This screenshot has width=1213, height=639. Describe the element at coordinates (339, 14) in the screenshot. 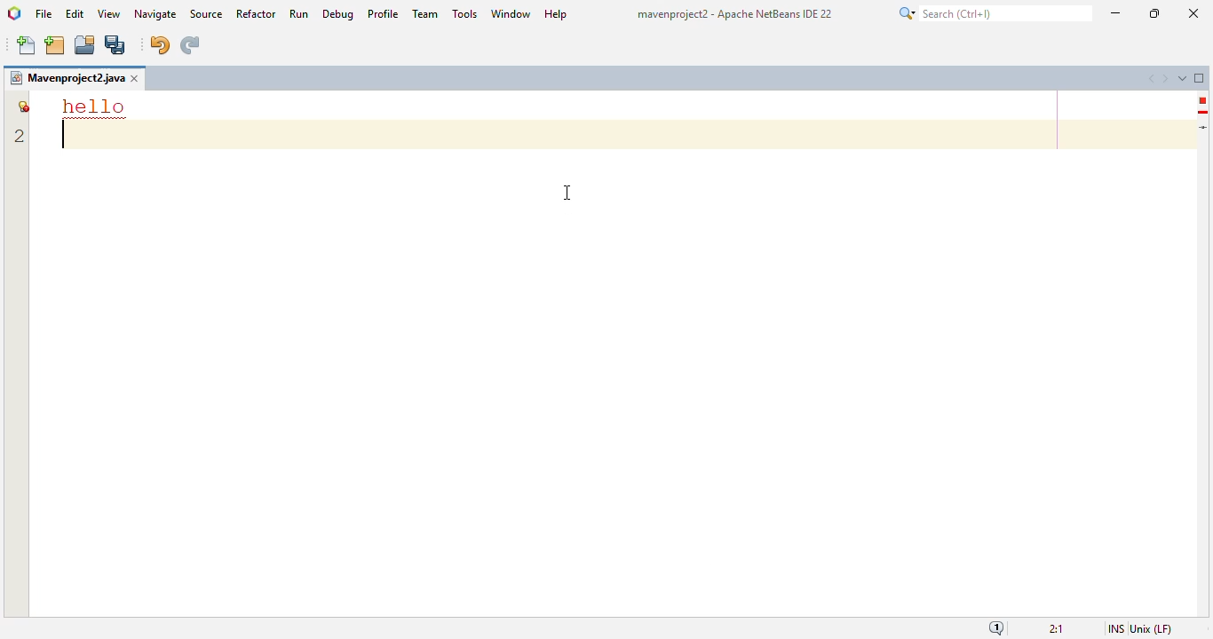

I see `debug` at that location.